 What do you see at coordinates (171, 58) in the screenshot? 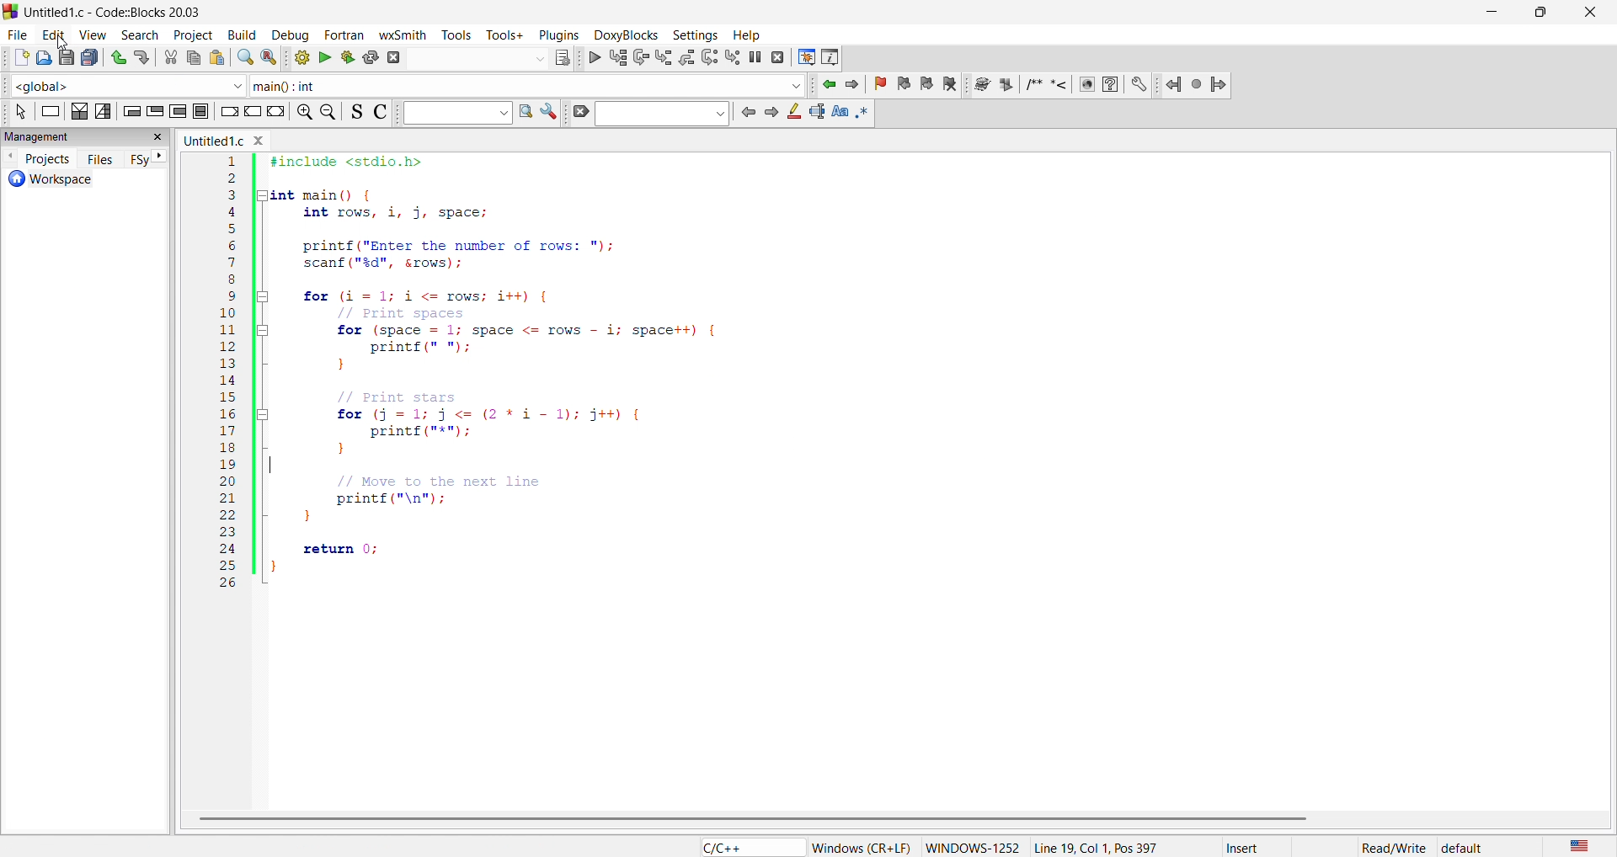
I see `cut` at bounding box center [171, 58].